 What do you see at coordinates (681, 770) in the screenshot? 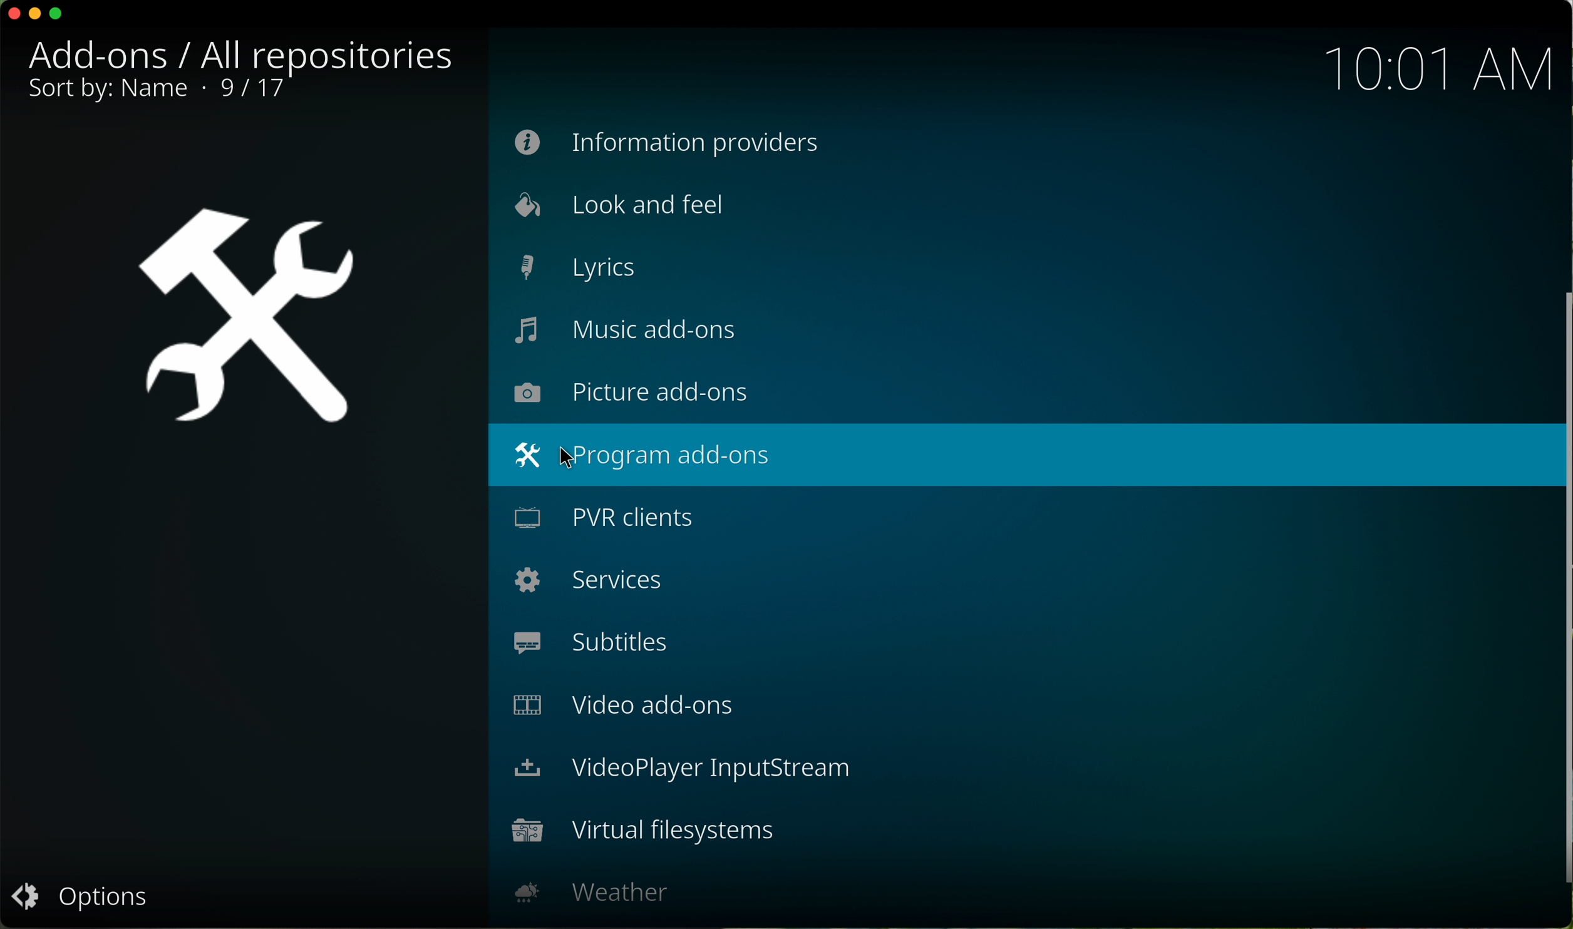
I see `videoplayer inputstream` at bounding box center [681, 770].